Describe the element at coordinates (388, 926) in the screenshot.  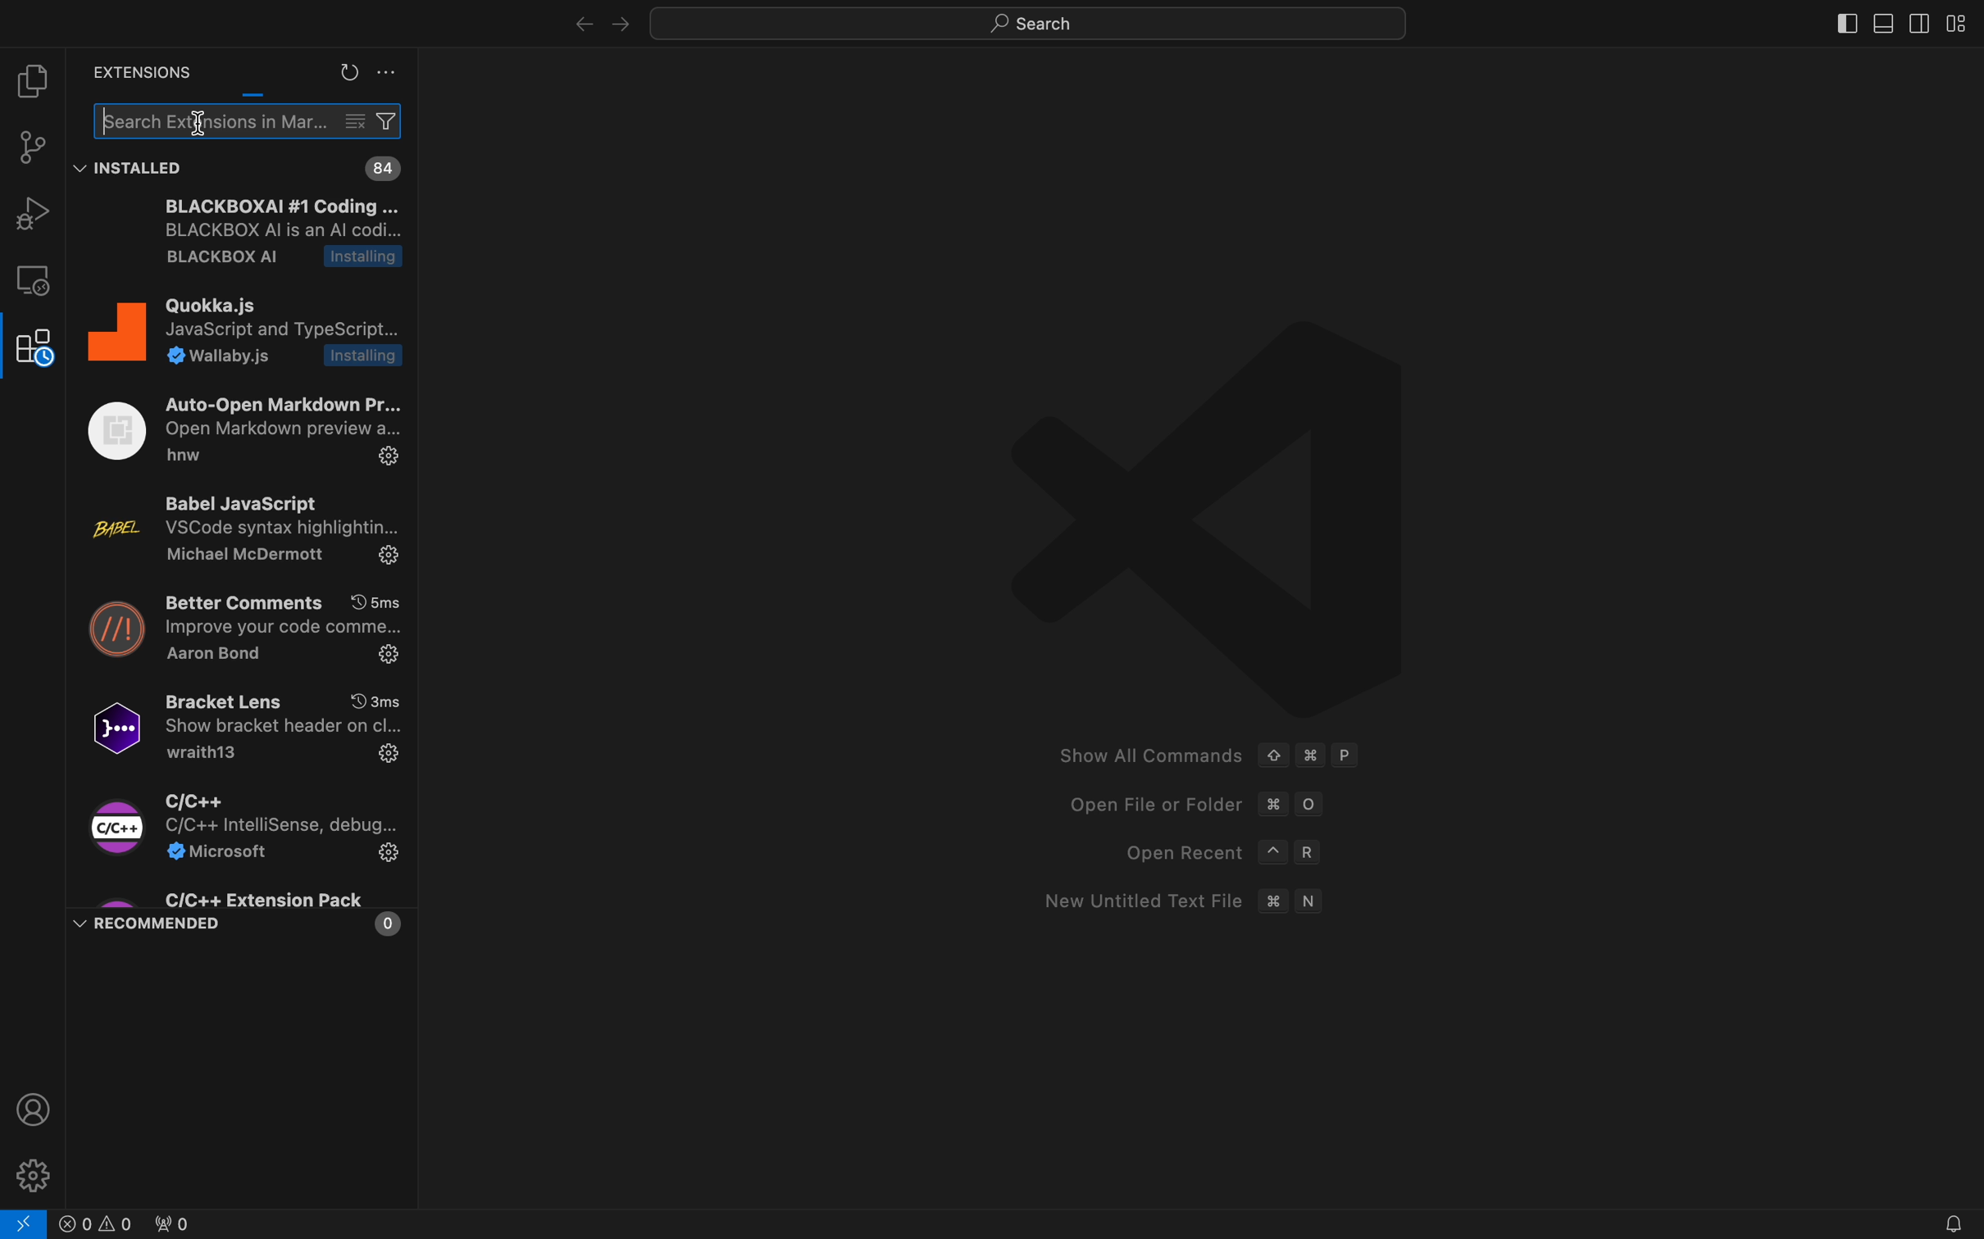
I see `0` at that location.